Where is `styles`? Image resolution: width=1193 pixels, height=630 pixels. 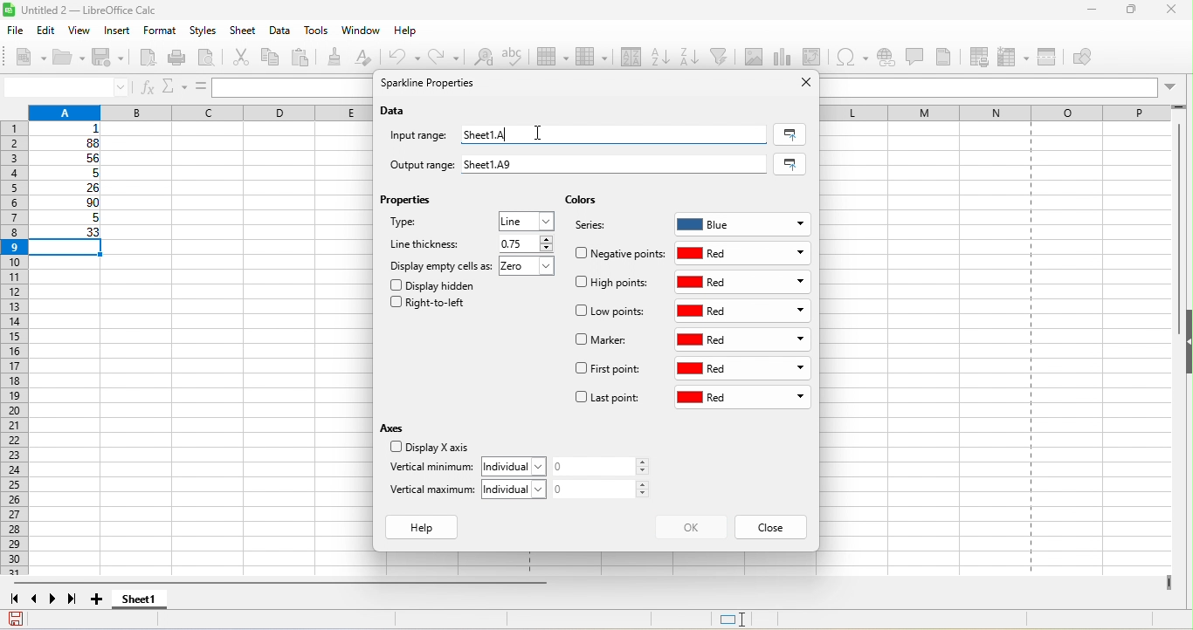 styles is located at coordinates (204, 31).